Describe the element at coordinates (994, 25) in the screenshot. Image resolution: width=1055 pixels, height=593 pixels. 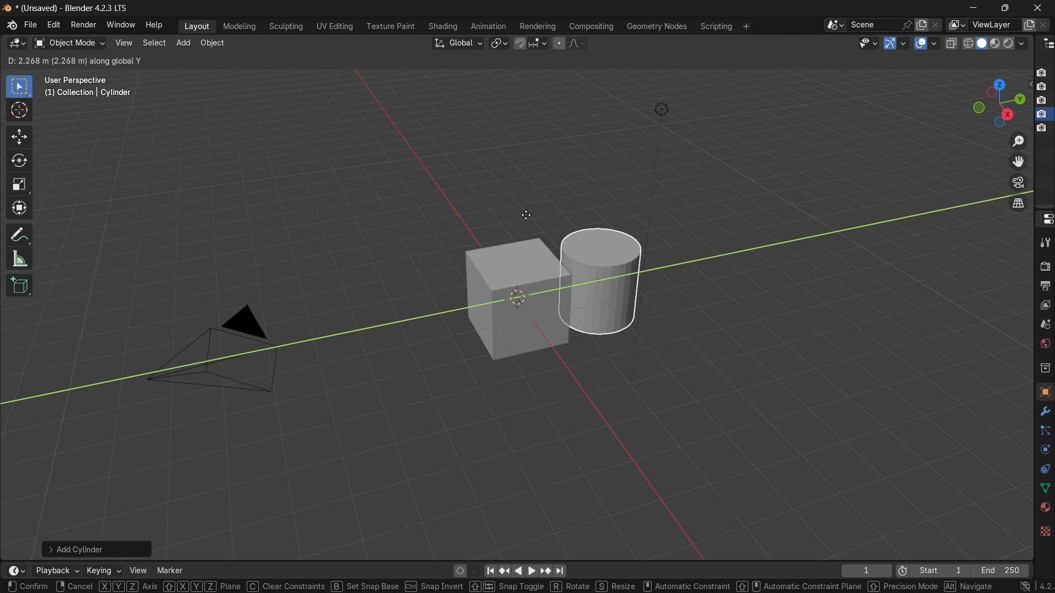
I see `view layer name` at that location.